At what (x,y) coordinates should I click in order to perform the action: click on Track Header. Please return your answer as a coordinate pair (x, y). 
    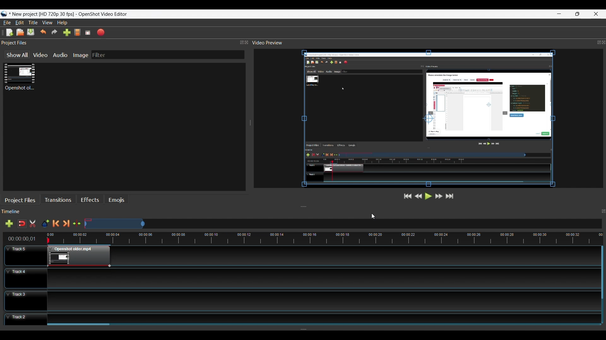
    Looking at the image, I should click on (25, 319).